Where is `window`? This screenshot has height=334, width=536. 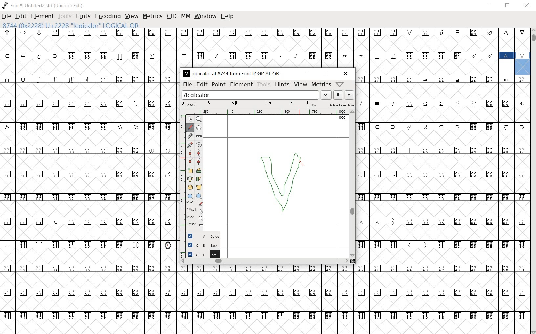 window is located at coordinates (206, 17).